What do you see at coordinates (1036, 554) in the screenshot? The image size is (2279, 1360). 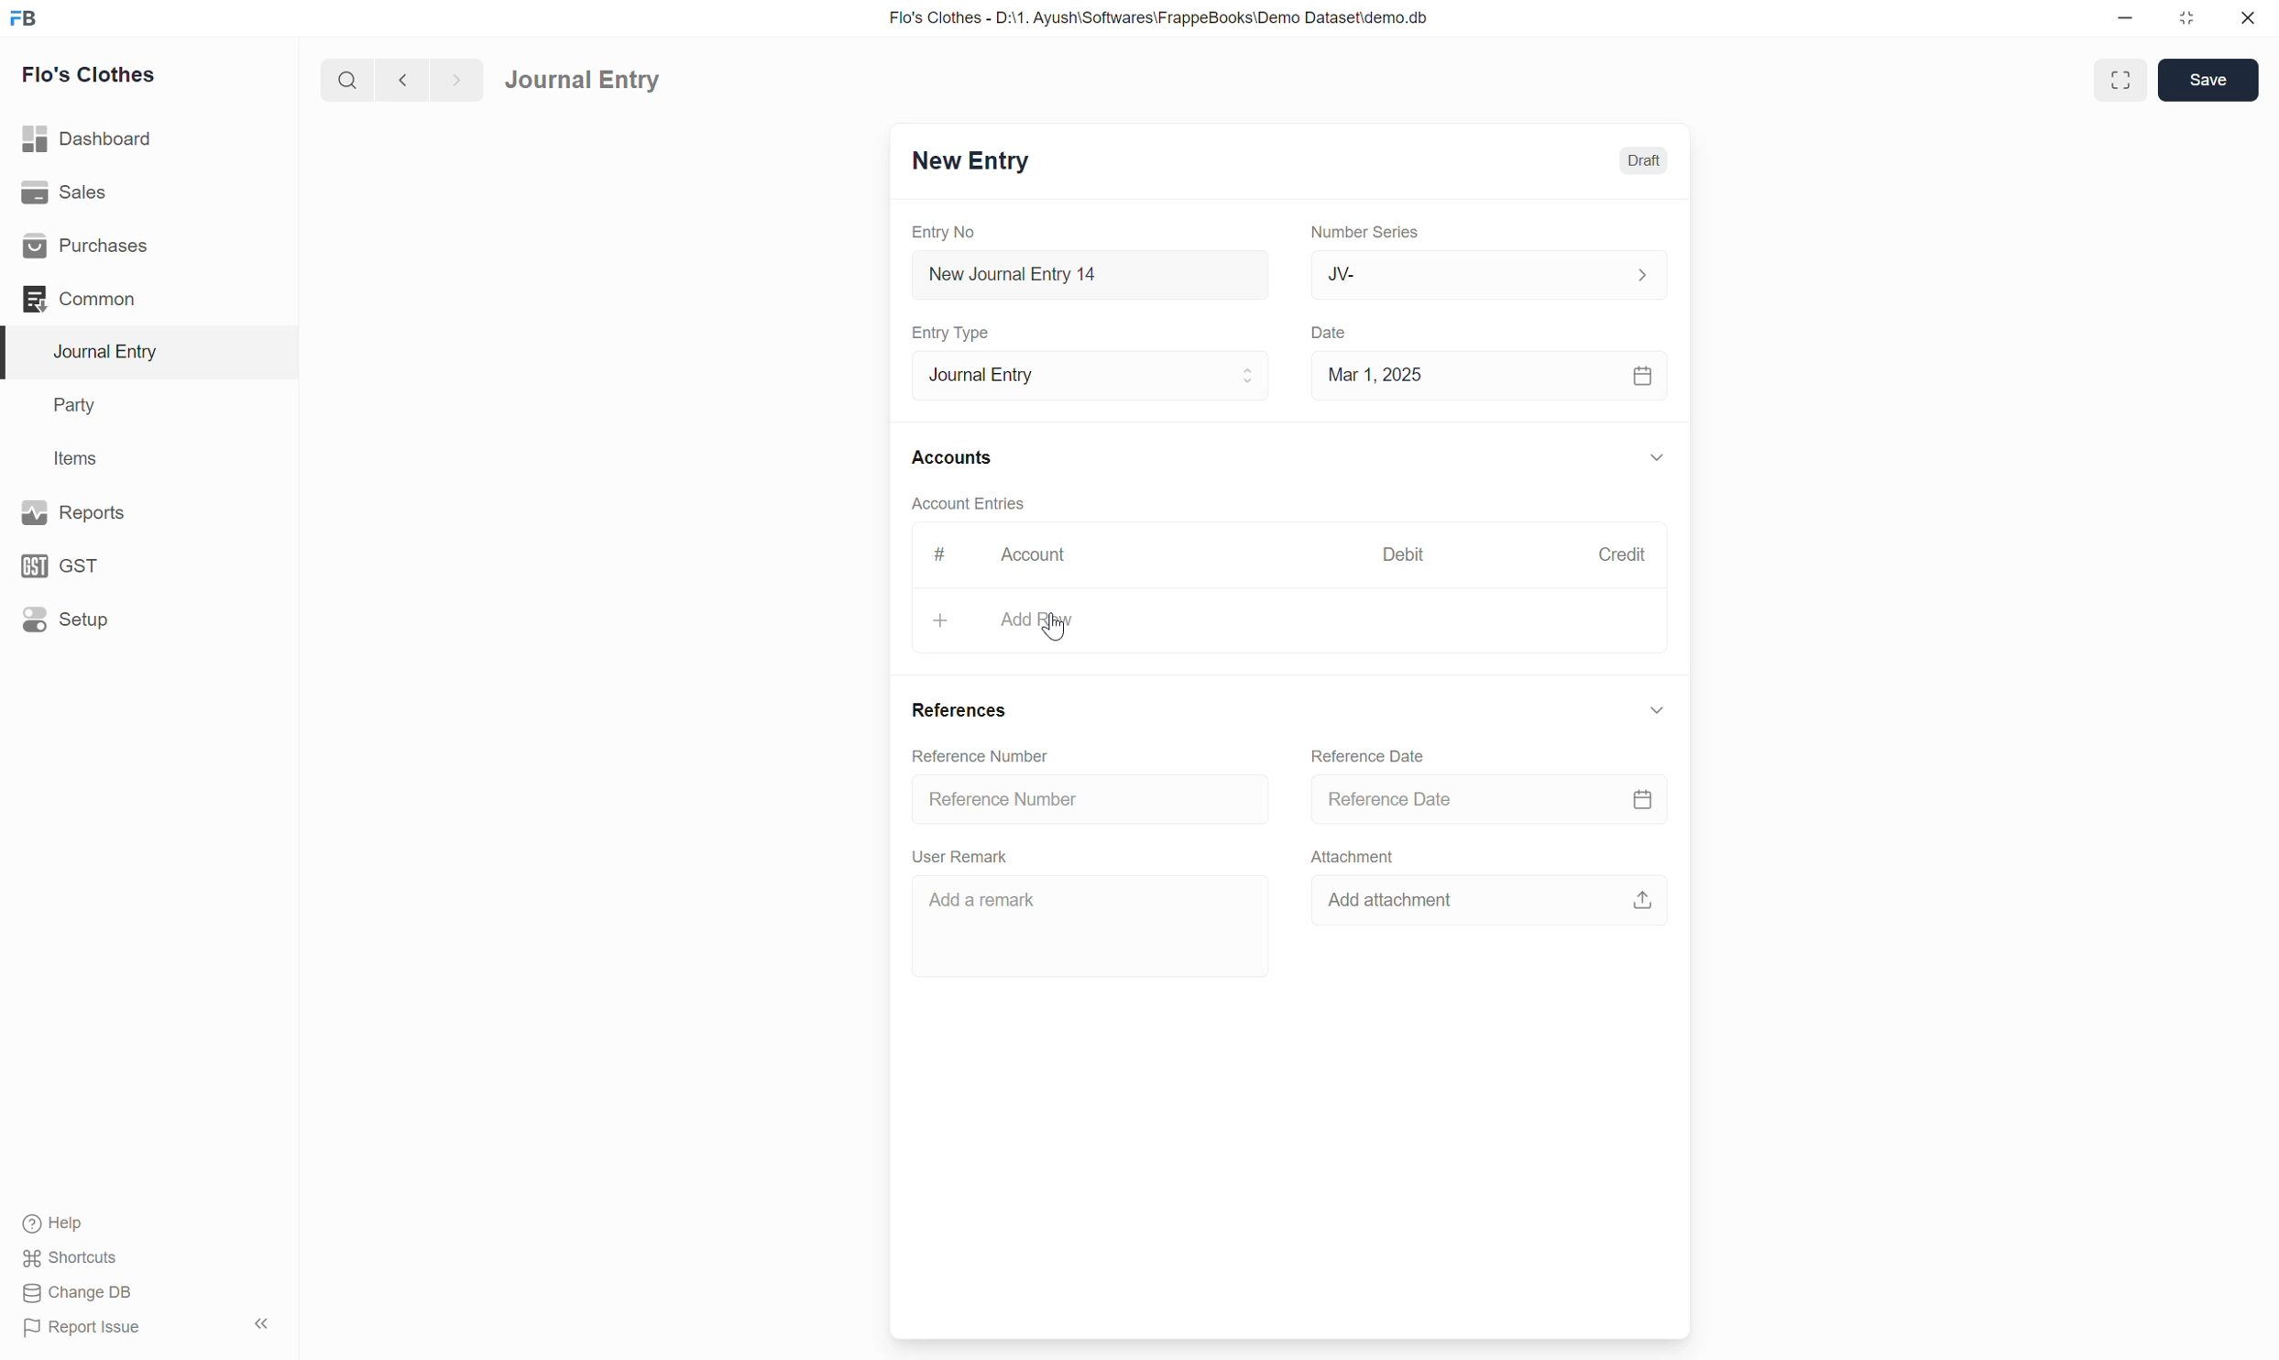 I see `Account` at bounding box center [1036, 554].